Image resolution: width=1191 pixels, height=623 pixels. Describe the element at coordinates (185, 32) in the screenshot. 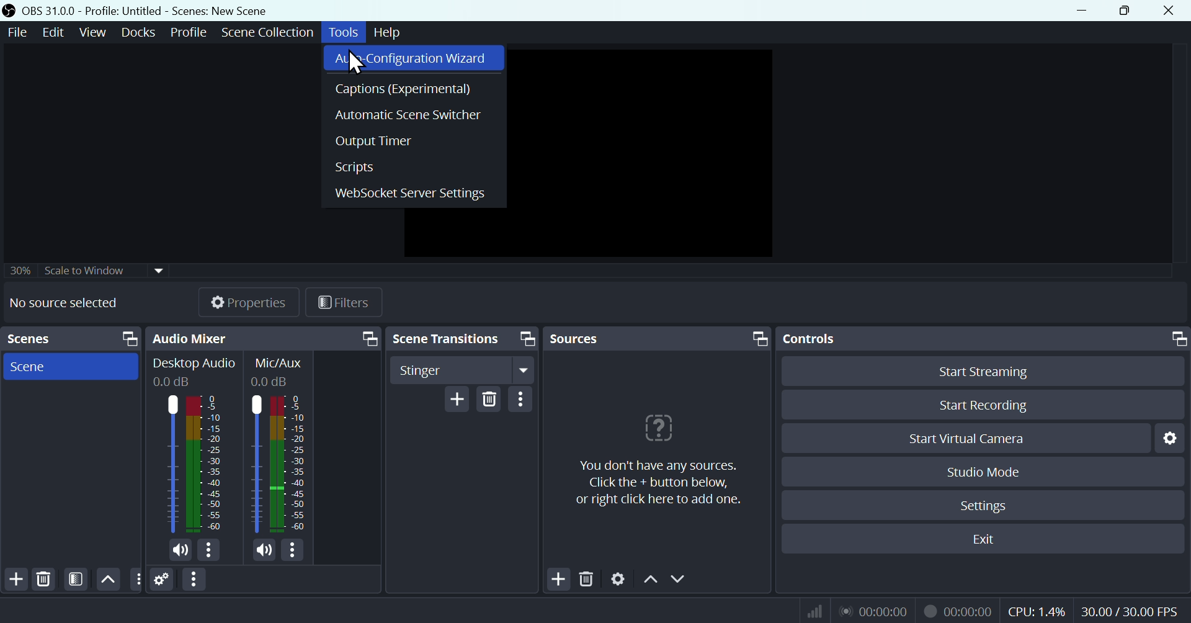

I see `Profile` at that location.